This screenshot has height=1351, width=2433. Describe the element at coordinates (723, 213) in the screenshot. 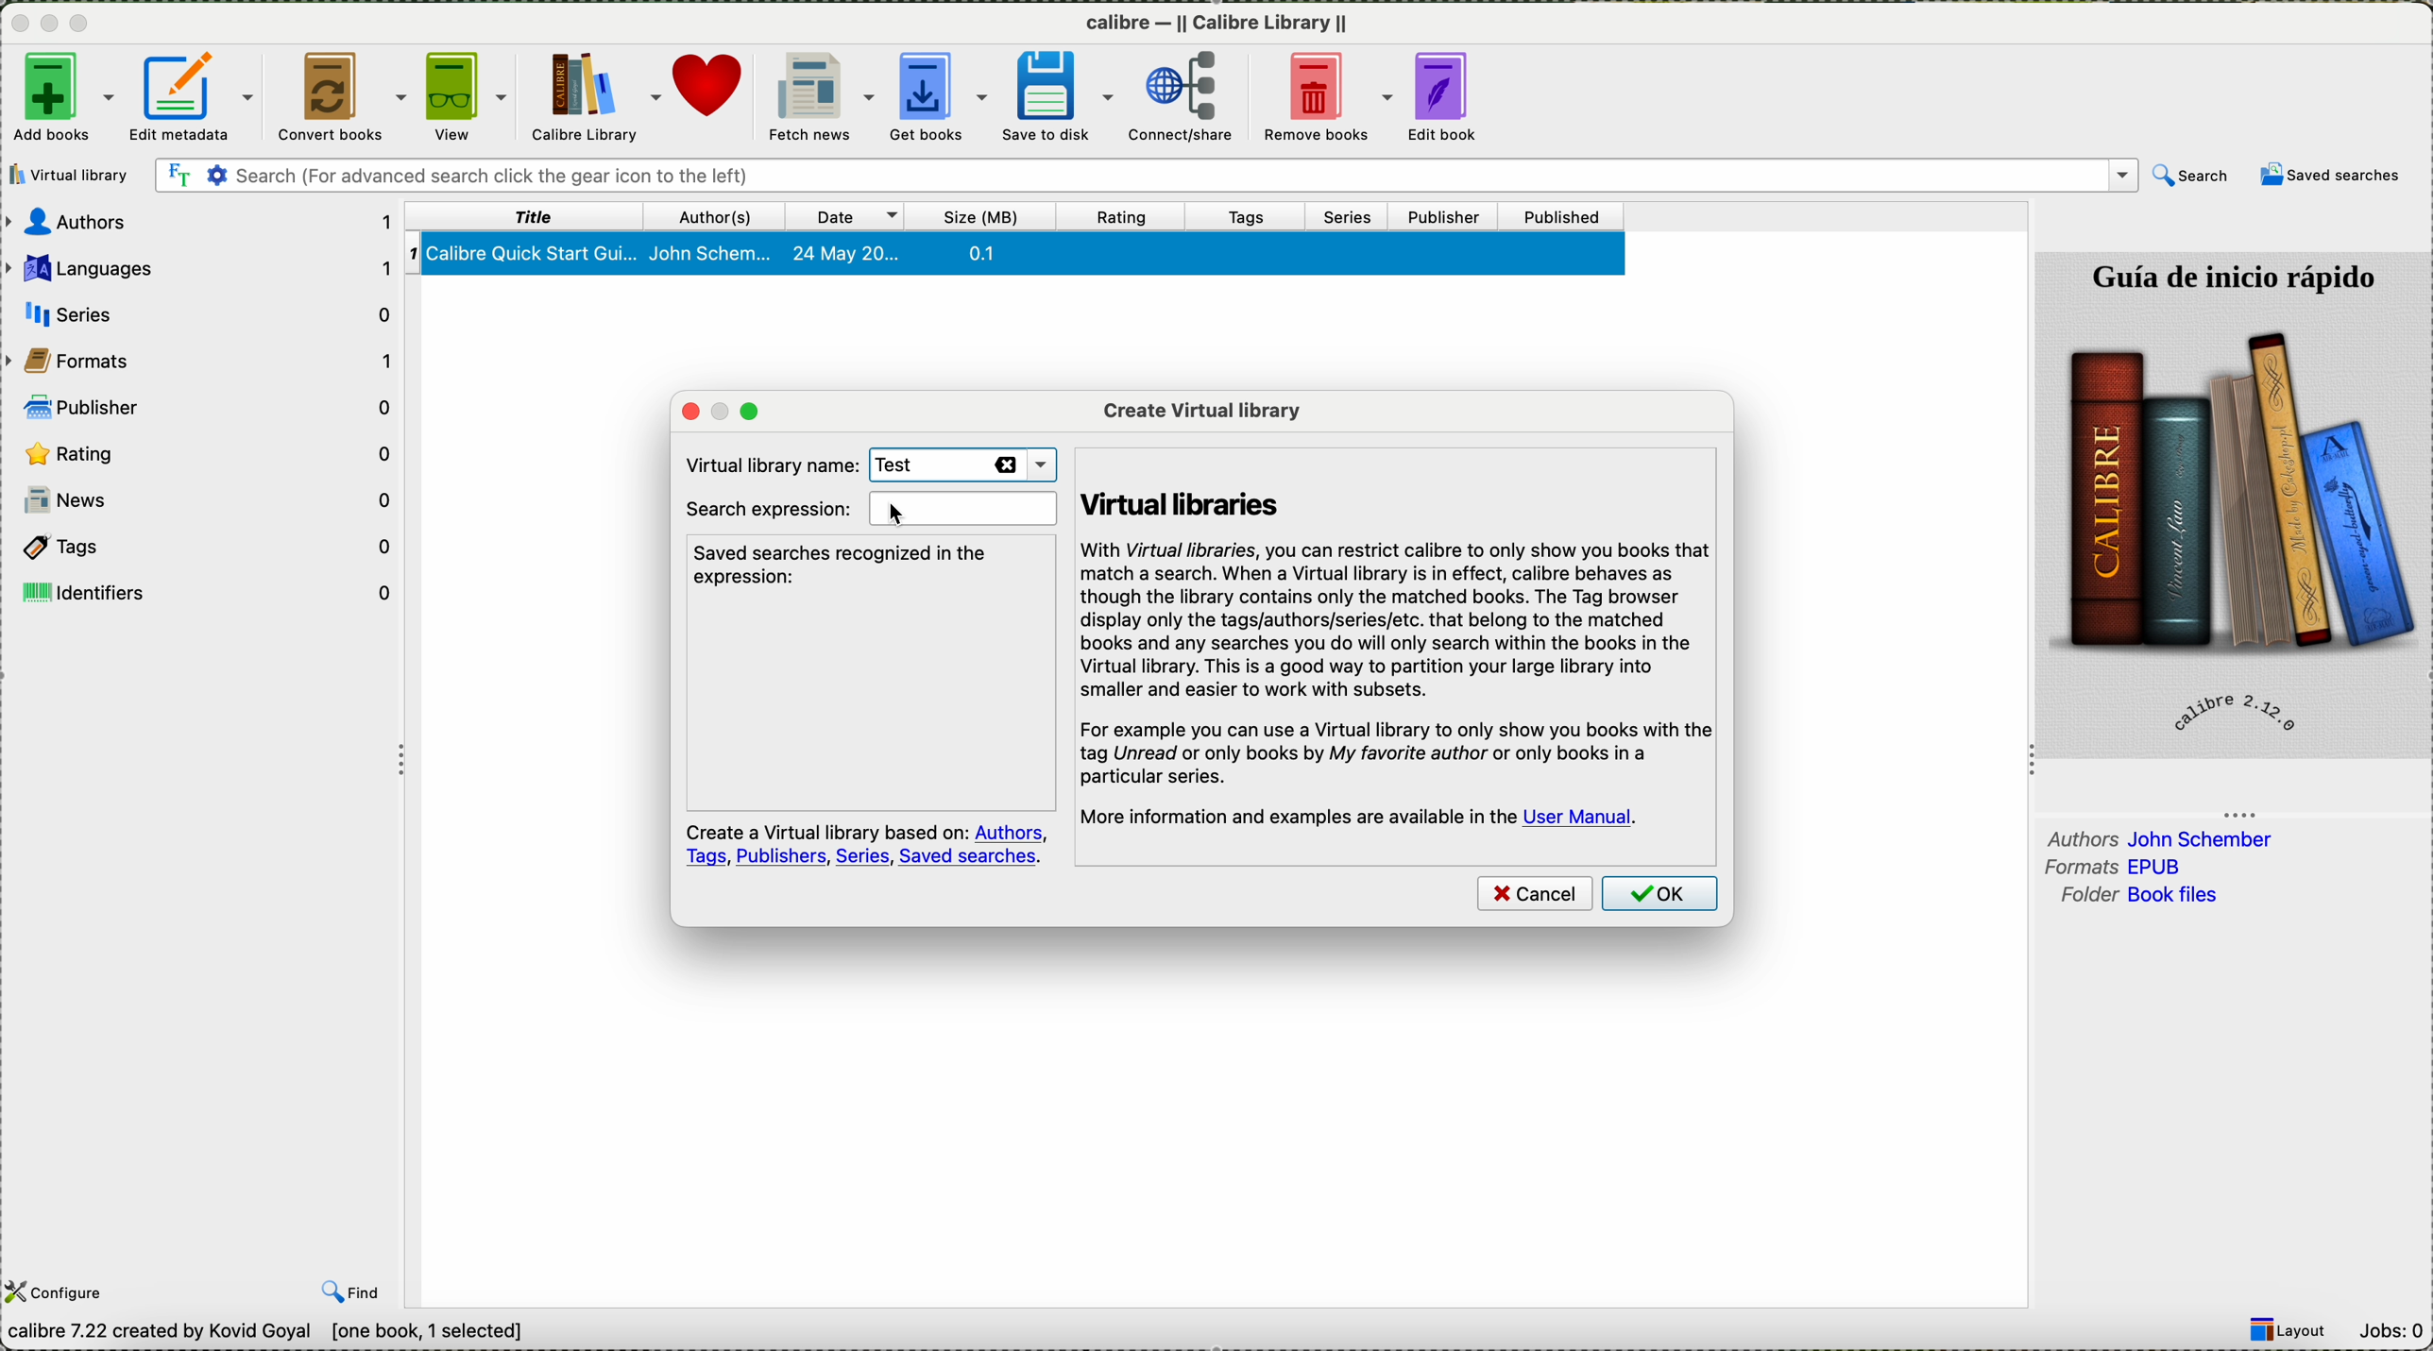

I see `authors` at that location.